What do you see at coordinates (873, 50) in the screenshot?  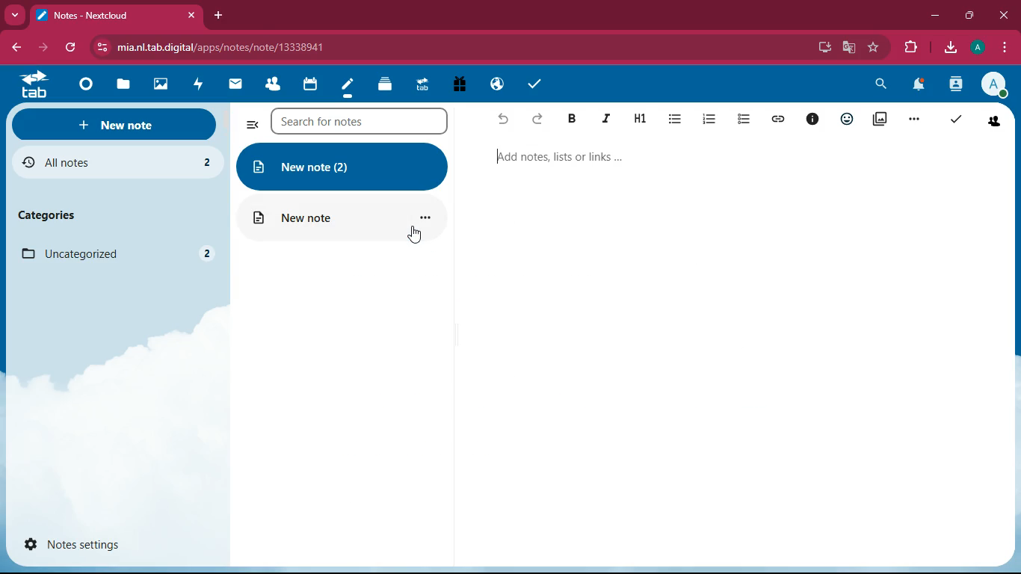 I see `favorite` at bounding box center [873, 50].